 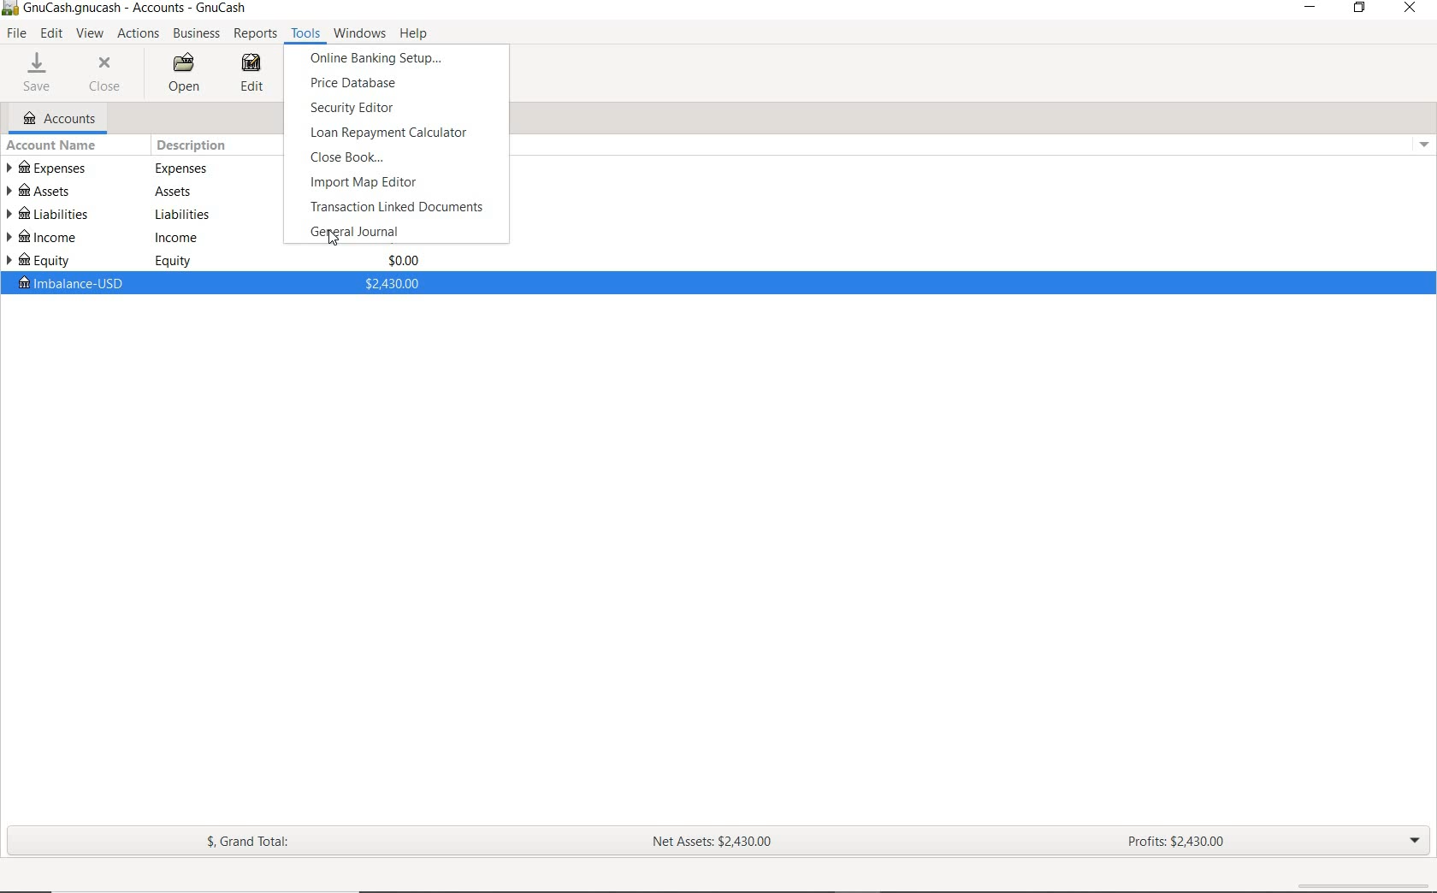 I want to click on , so click(x=181, y=214).